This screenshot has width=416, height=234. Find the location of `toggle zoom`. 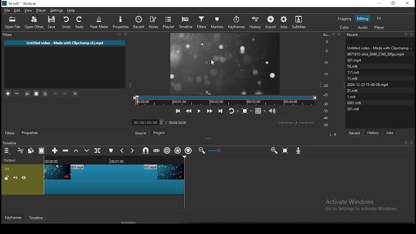

toggle zoom is located at coordinates (247, 111).